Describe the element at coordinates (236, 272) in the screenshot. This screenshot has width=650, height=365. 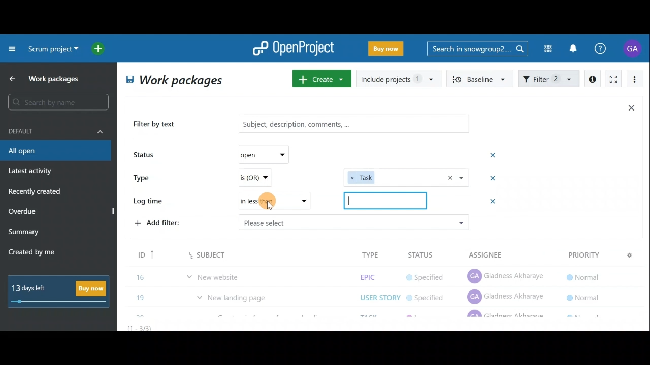
I see `Item 15` at that location.